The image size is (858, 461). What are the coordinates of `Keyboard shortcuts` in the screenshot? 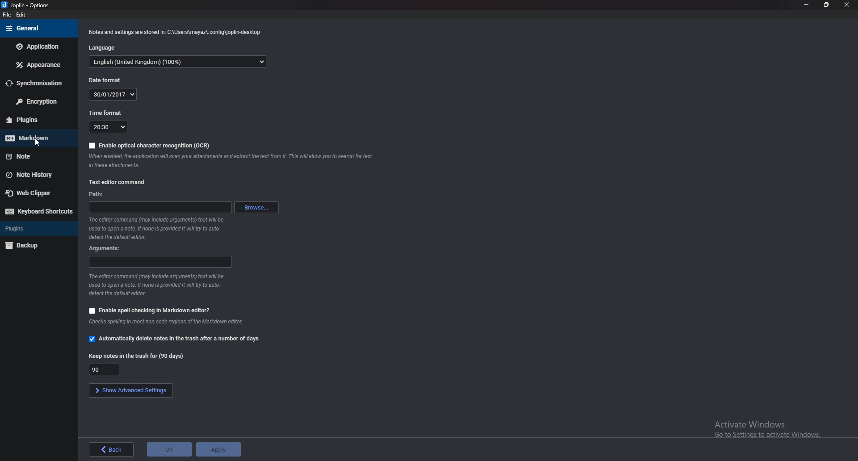 It's located at (39, 211).